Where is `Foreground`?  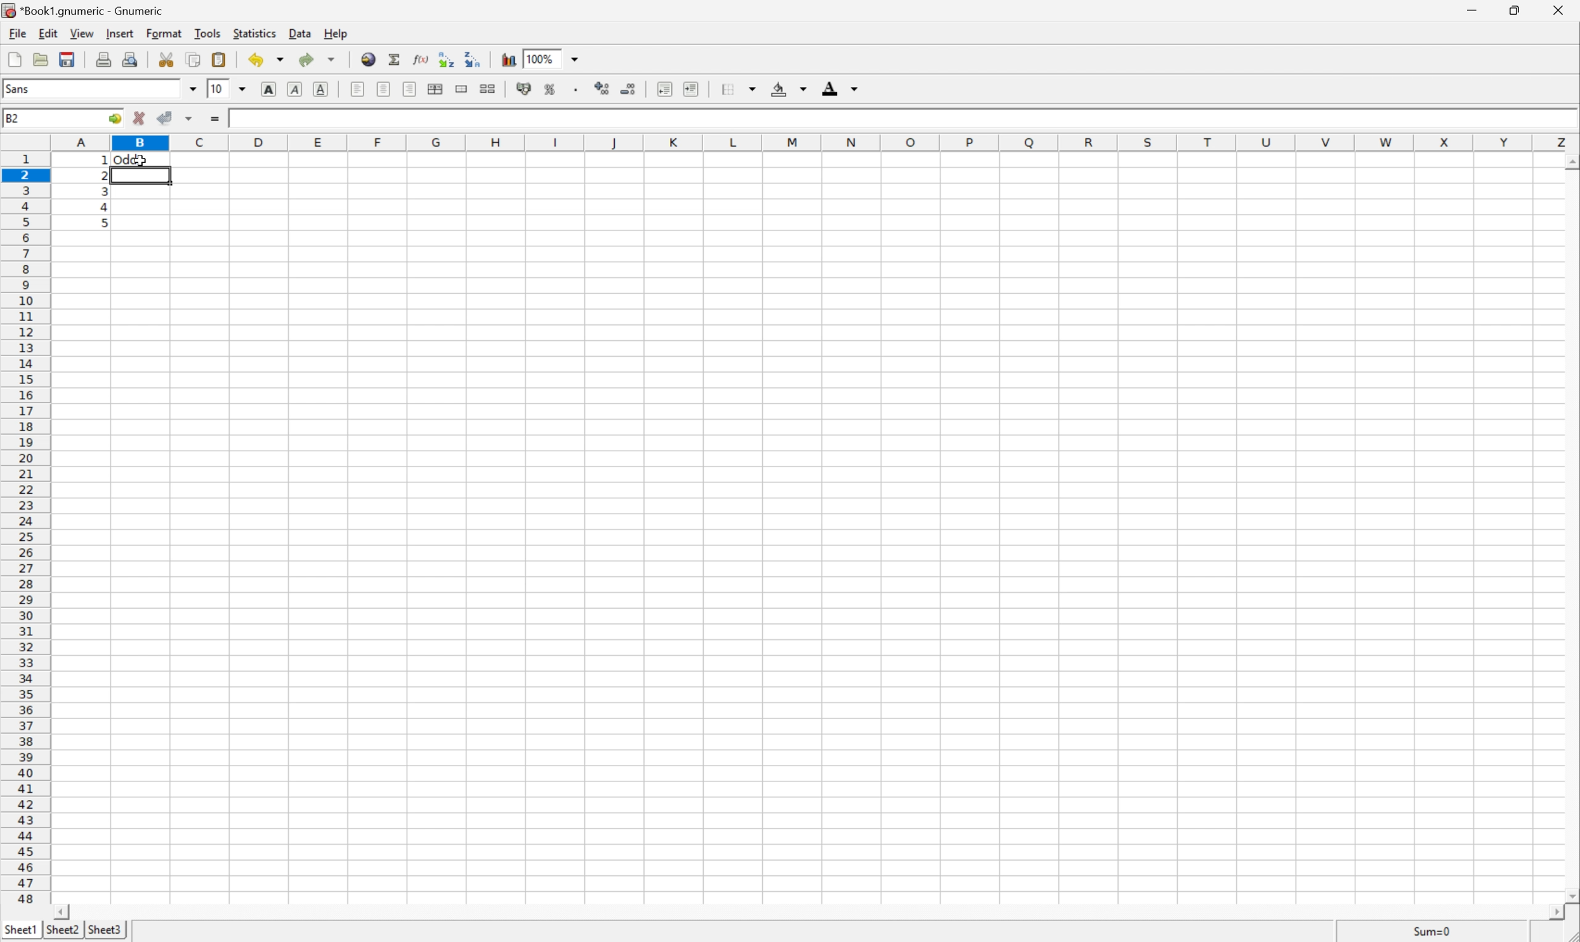
Foreground is located at coordinates (841, 88).